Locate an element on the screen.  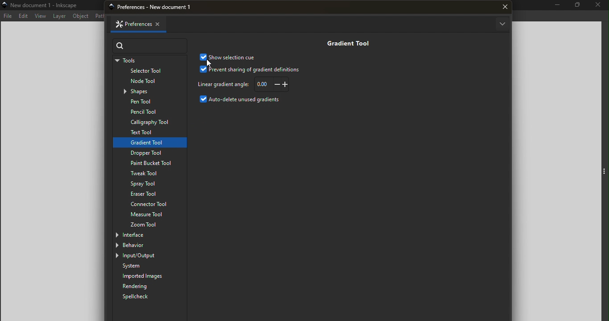
Connector tool is located at coordinates (150, 204).